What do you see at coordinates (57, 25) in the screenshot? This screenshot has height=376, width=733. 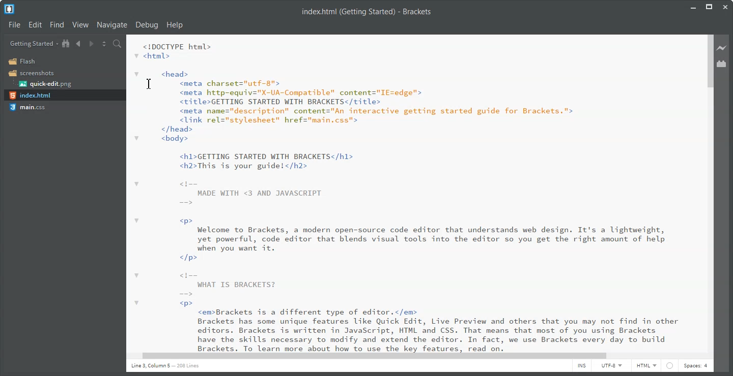 I see `Find` at bounding box center [57, 25].